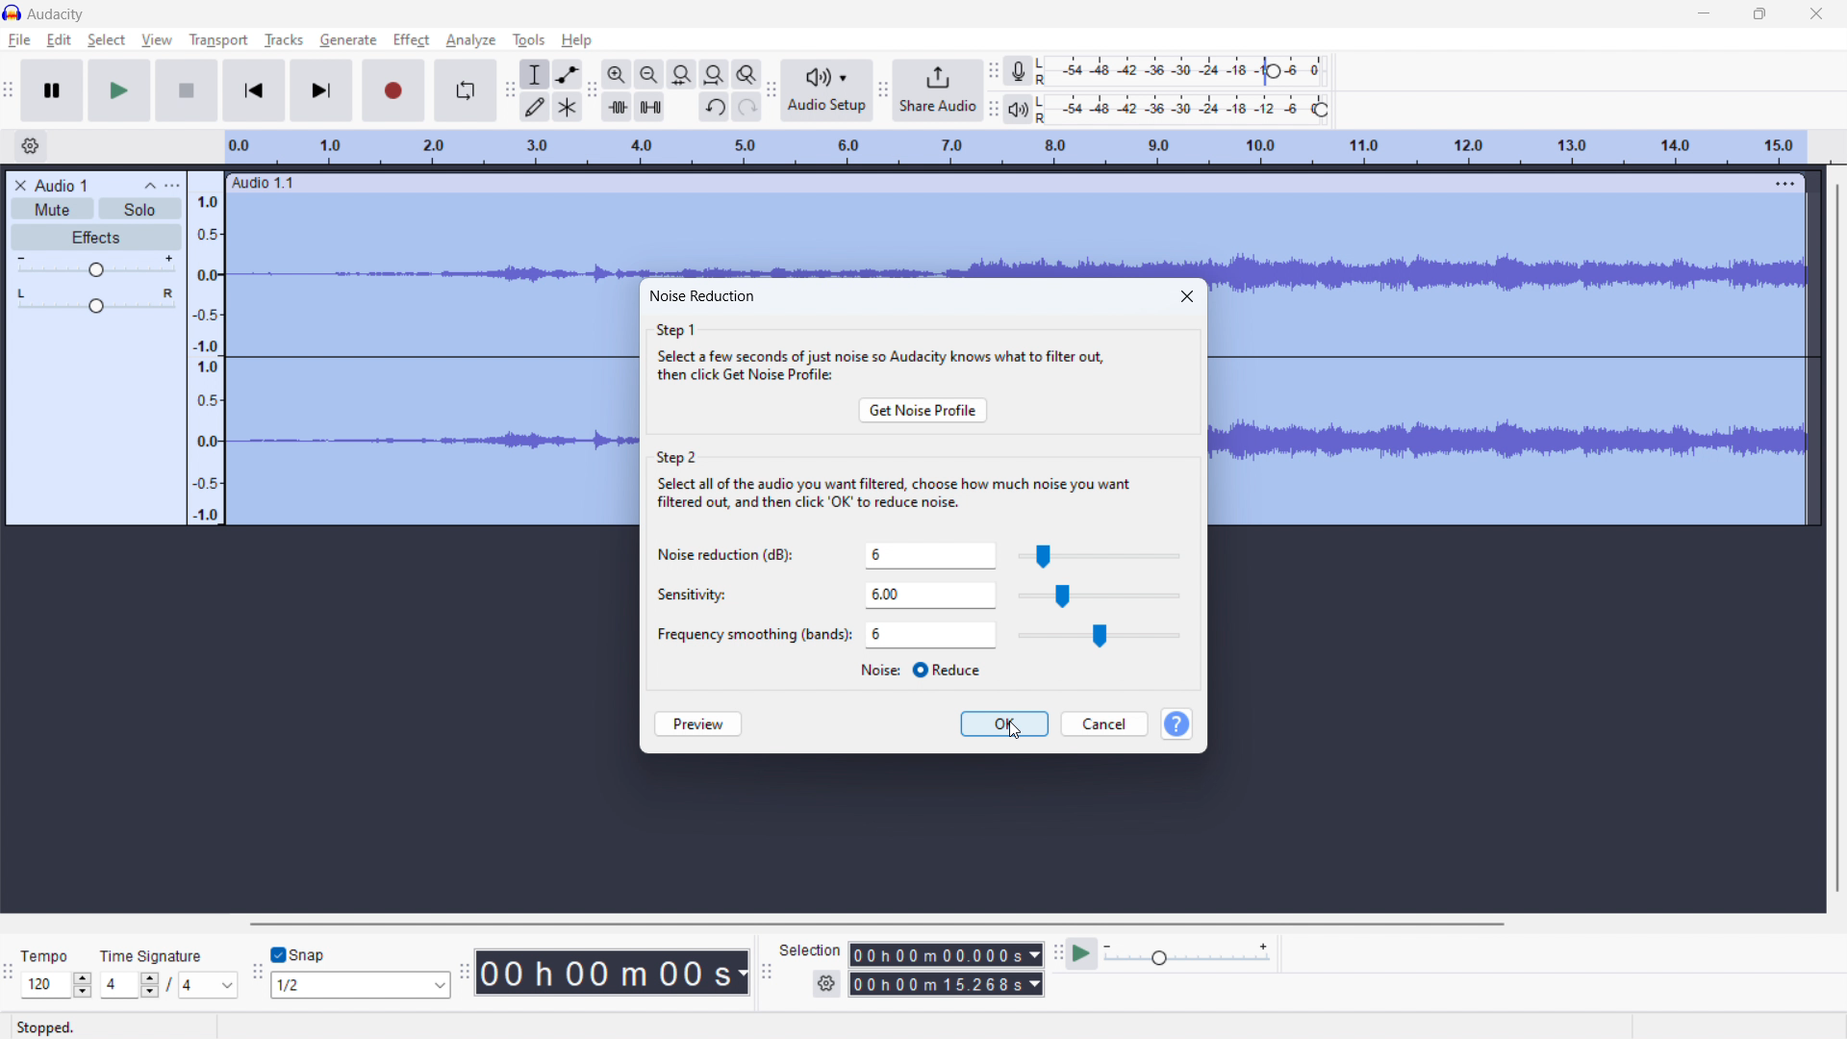 This screenshot has width=1847, height=1039. Describe the element at coordinates (1057, 952) in the screenshot. I see `play at speed toolbar` at that location.